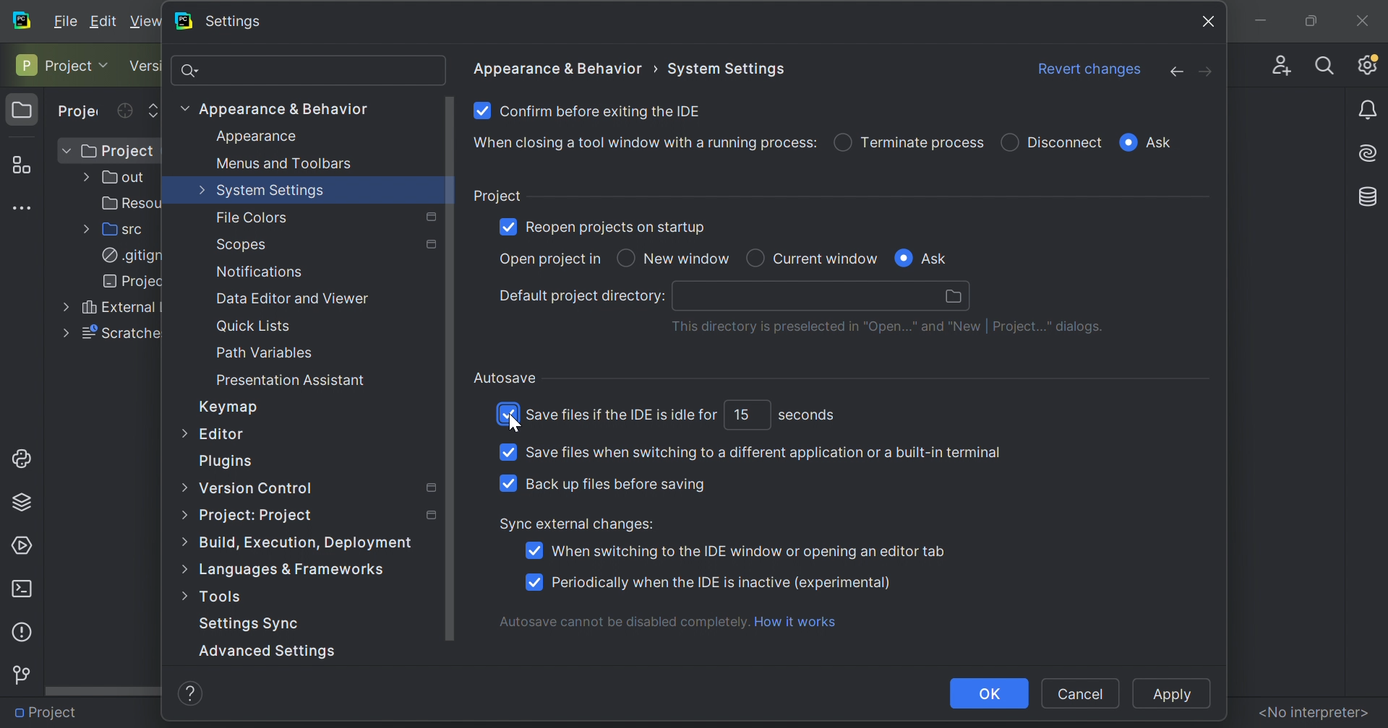  Describe the element at coordinates (181, 107) in the screenshot. I see `More` at that location.